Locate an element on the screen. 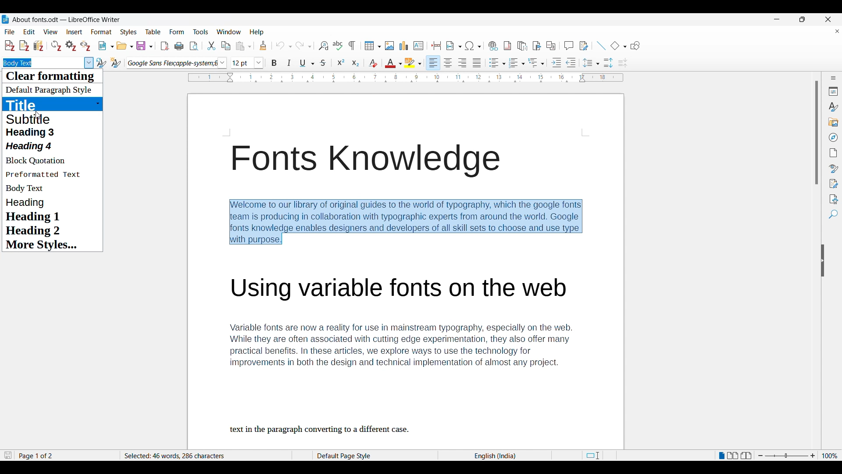  Set line spacing is located at coordinates (591, 63).